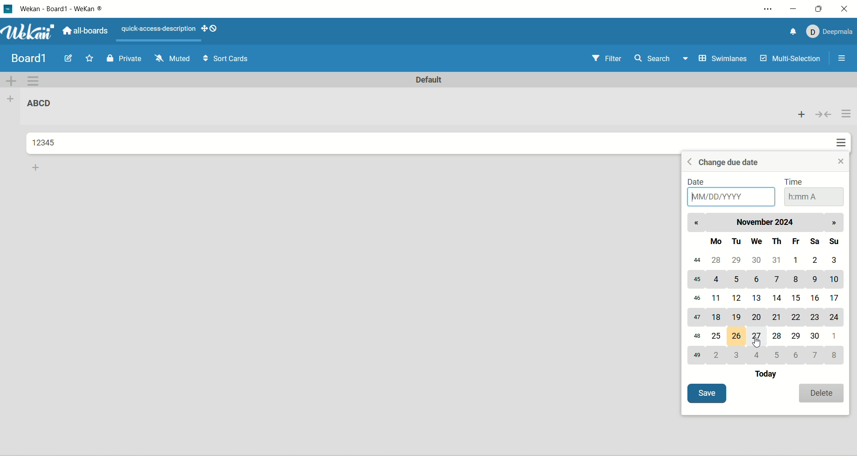  Describe the element at coordinates (824, 114) in the screenshot. I see `collapse` at that location.